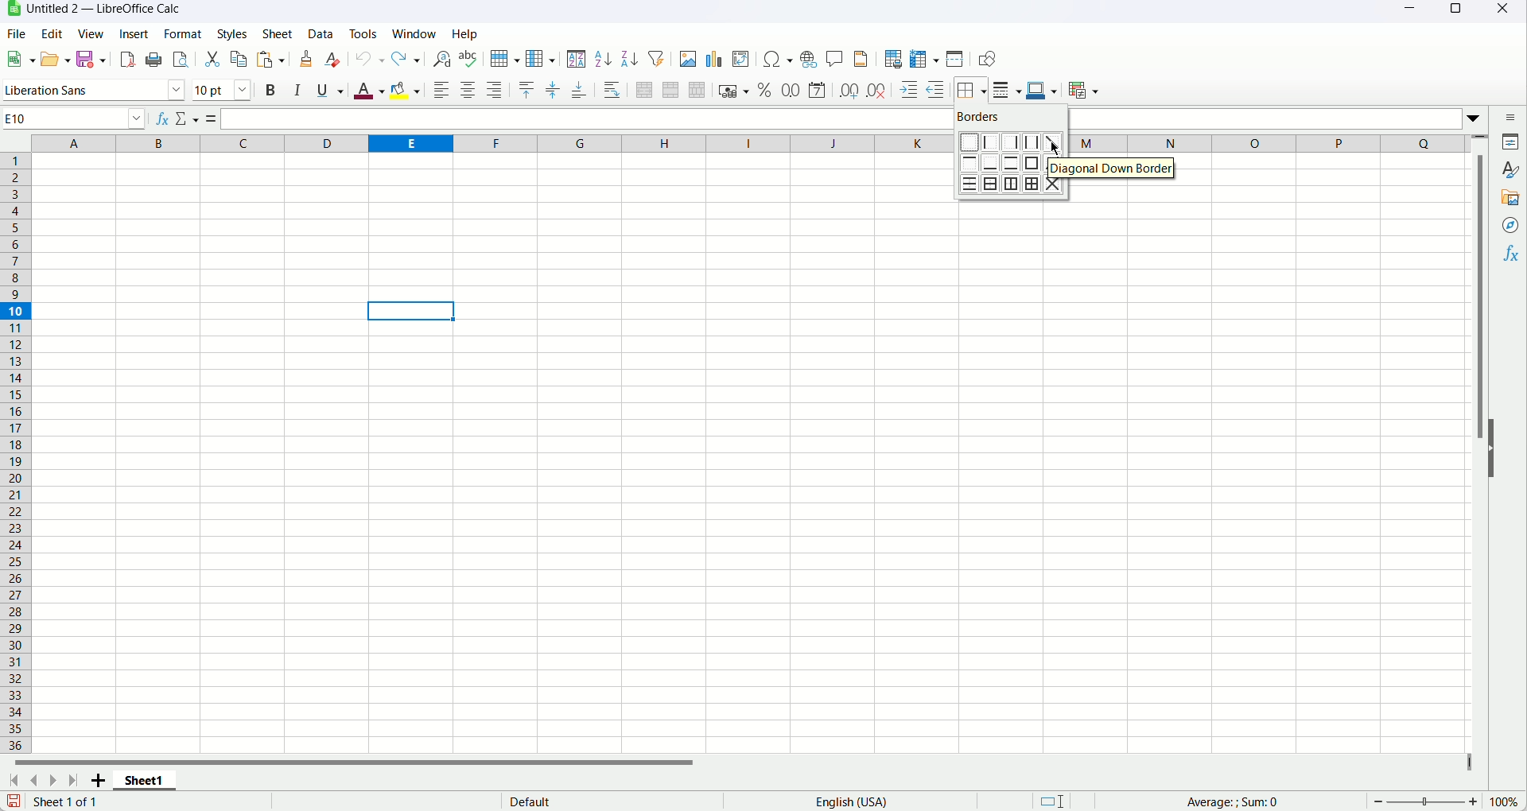  Describe the element at coordinates (146, 782) in the screenshot. I see `Sheet 1` at that location.